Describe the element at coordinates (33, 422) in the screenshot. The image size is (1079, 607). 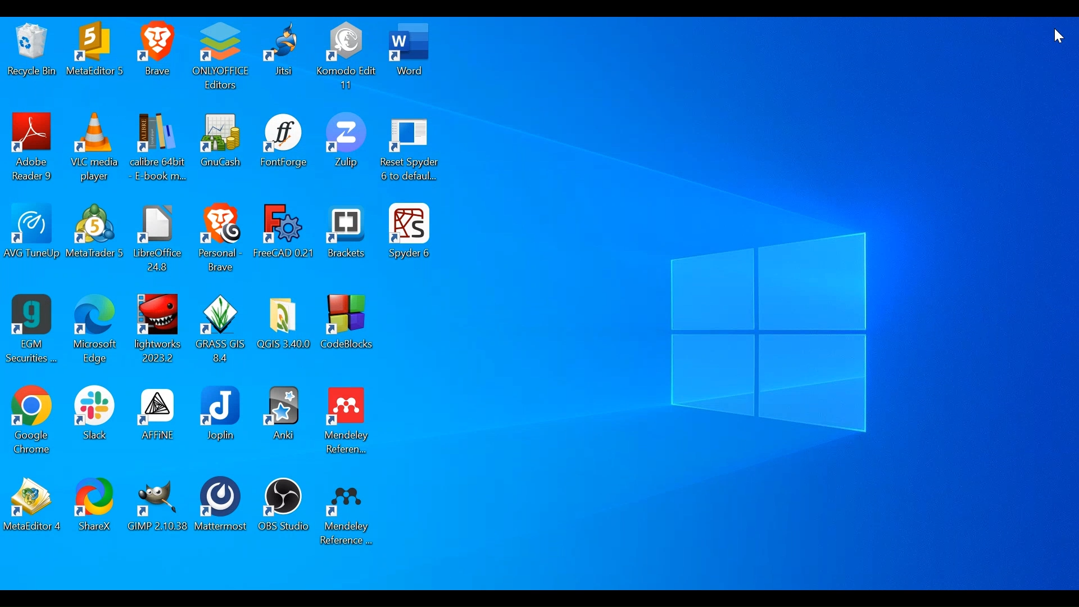
I see `Google Chrome ` at that location.